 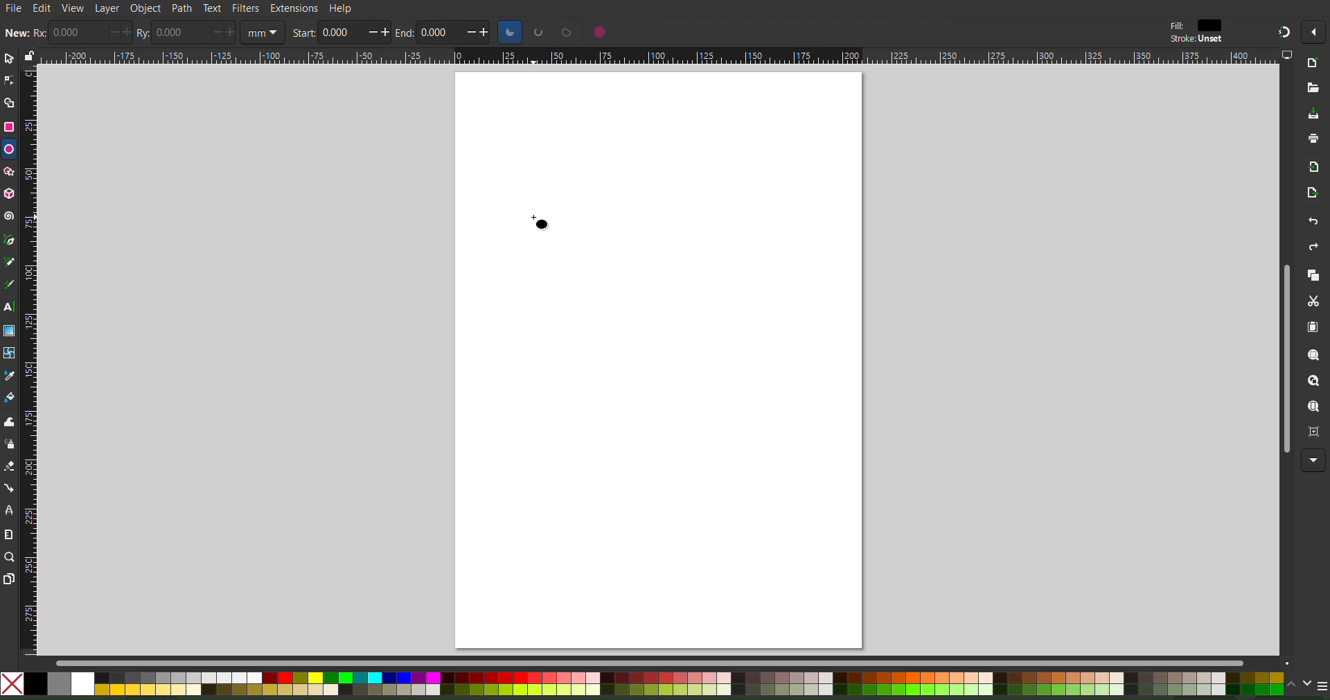 I want to click on LPE Tool, so click(x=9, y=510).